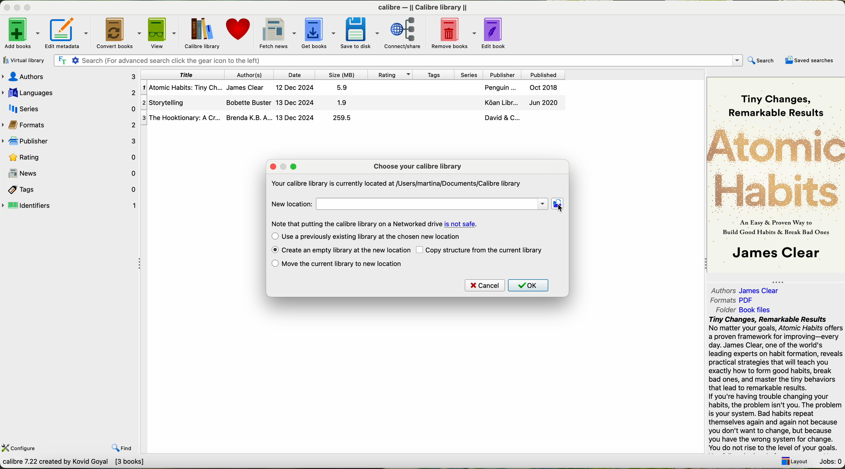 This screenshot has height=469, width=845. I want to click on tags, so click(70, 189).